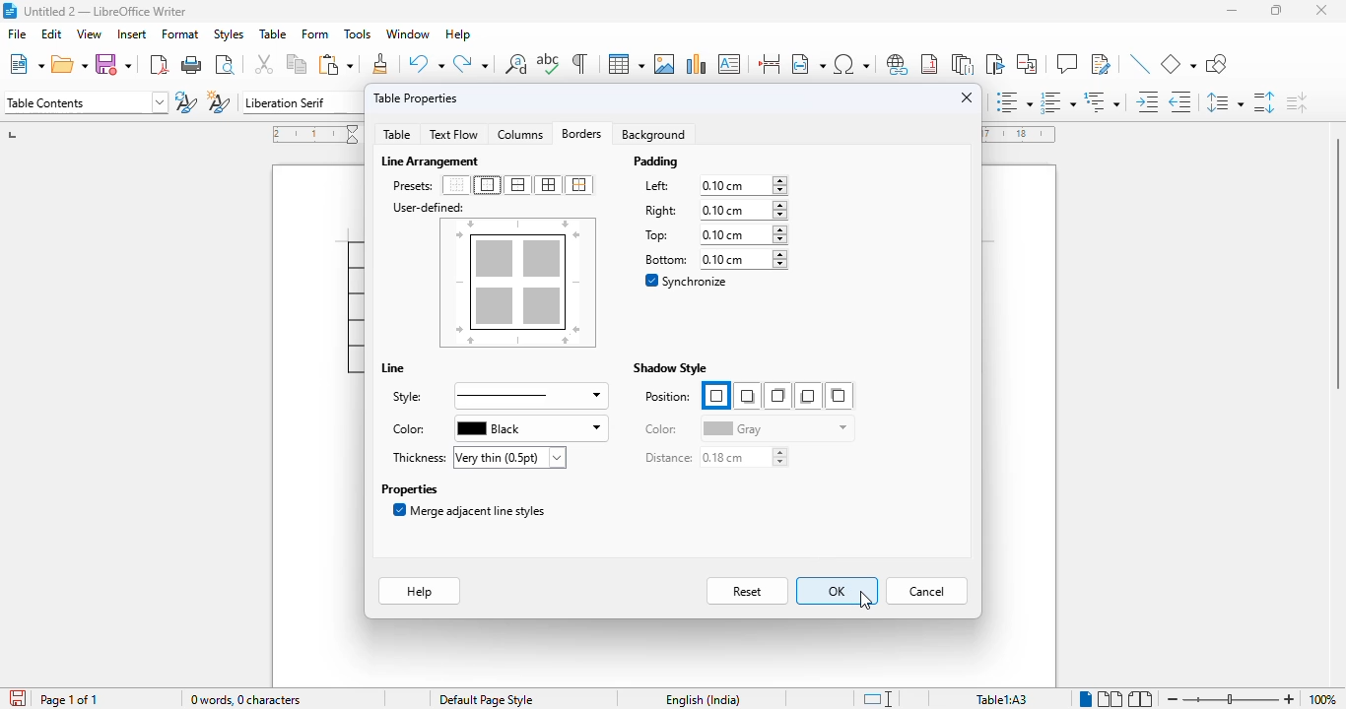 The height and width of the screenshot is (709, 1346). Describe the element at coordinates (477, 457) in the screenshot. I see `thickness: very thin (0.5pt)` at that location.